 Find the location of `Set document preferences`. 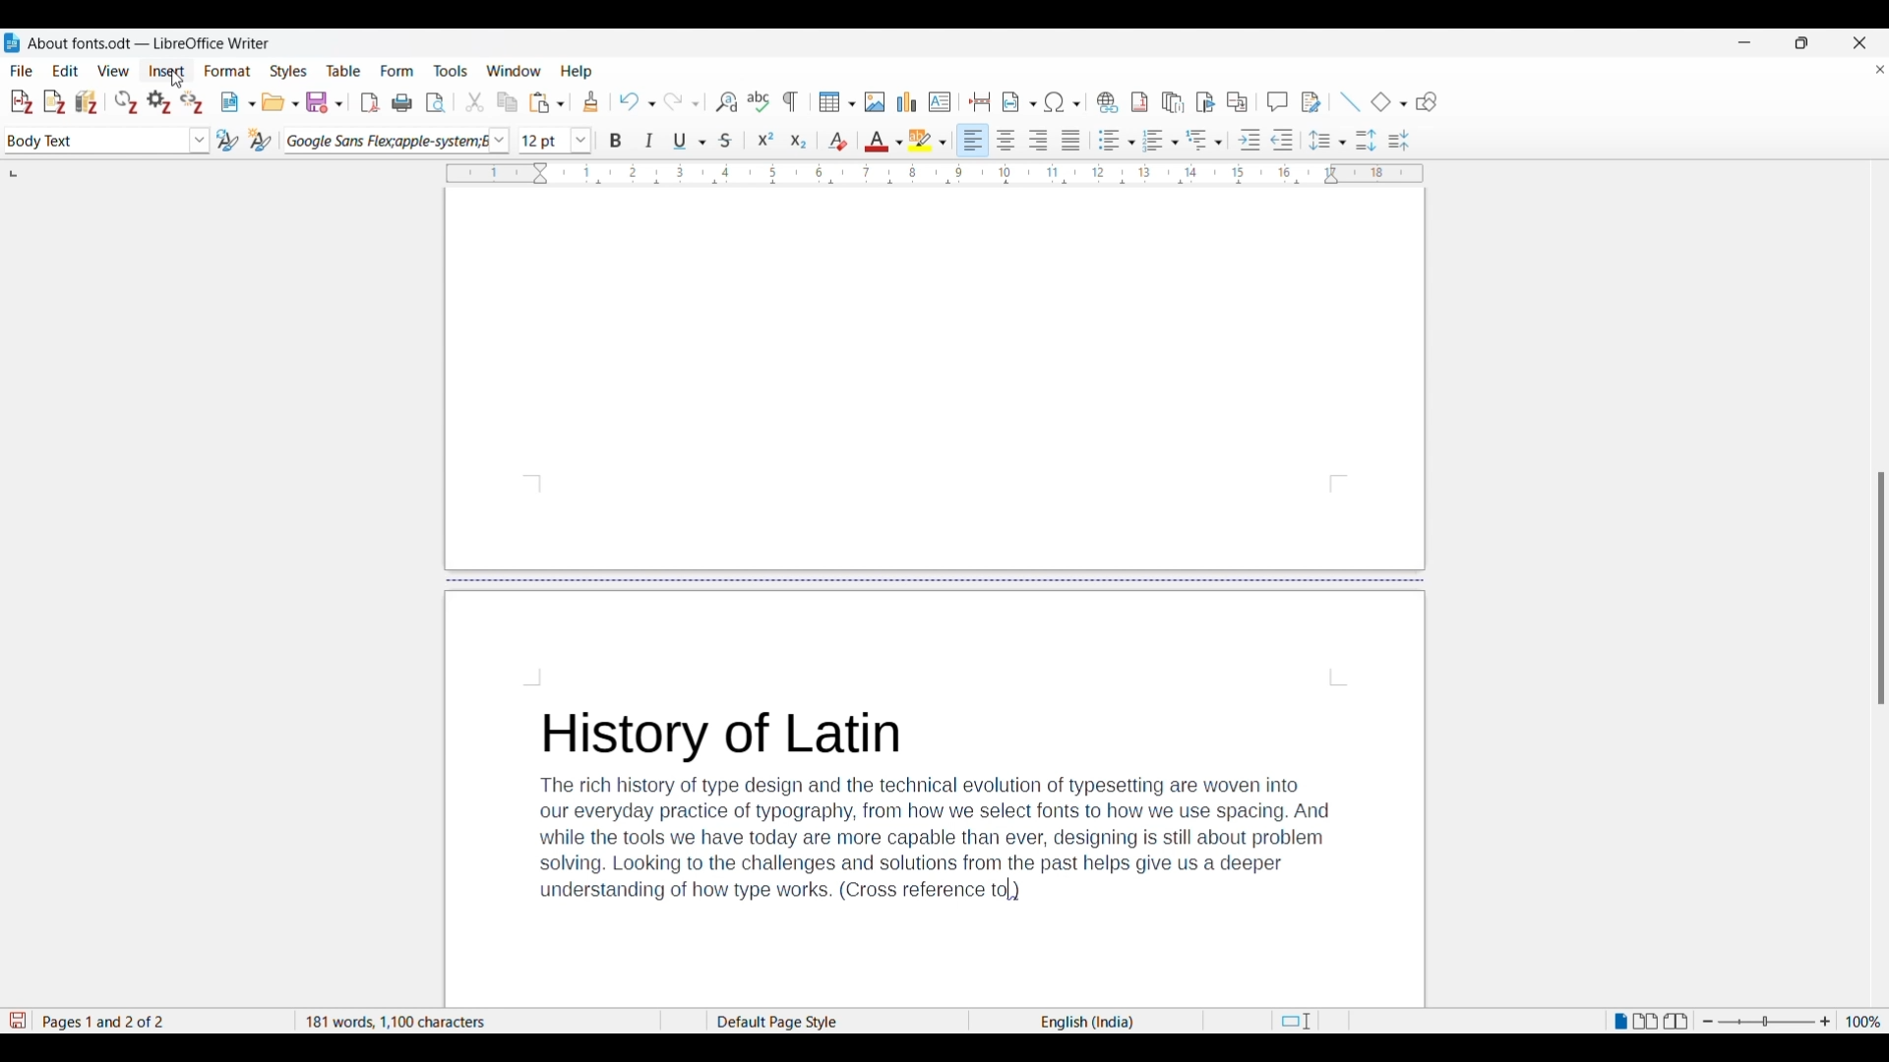

Set document preferences is located at coordinates (159, 102).